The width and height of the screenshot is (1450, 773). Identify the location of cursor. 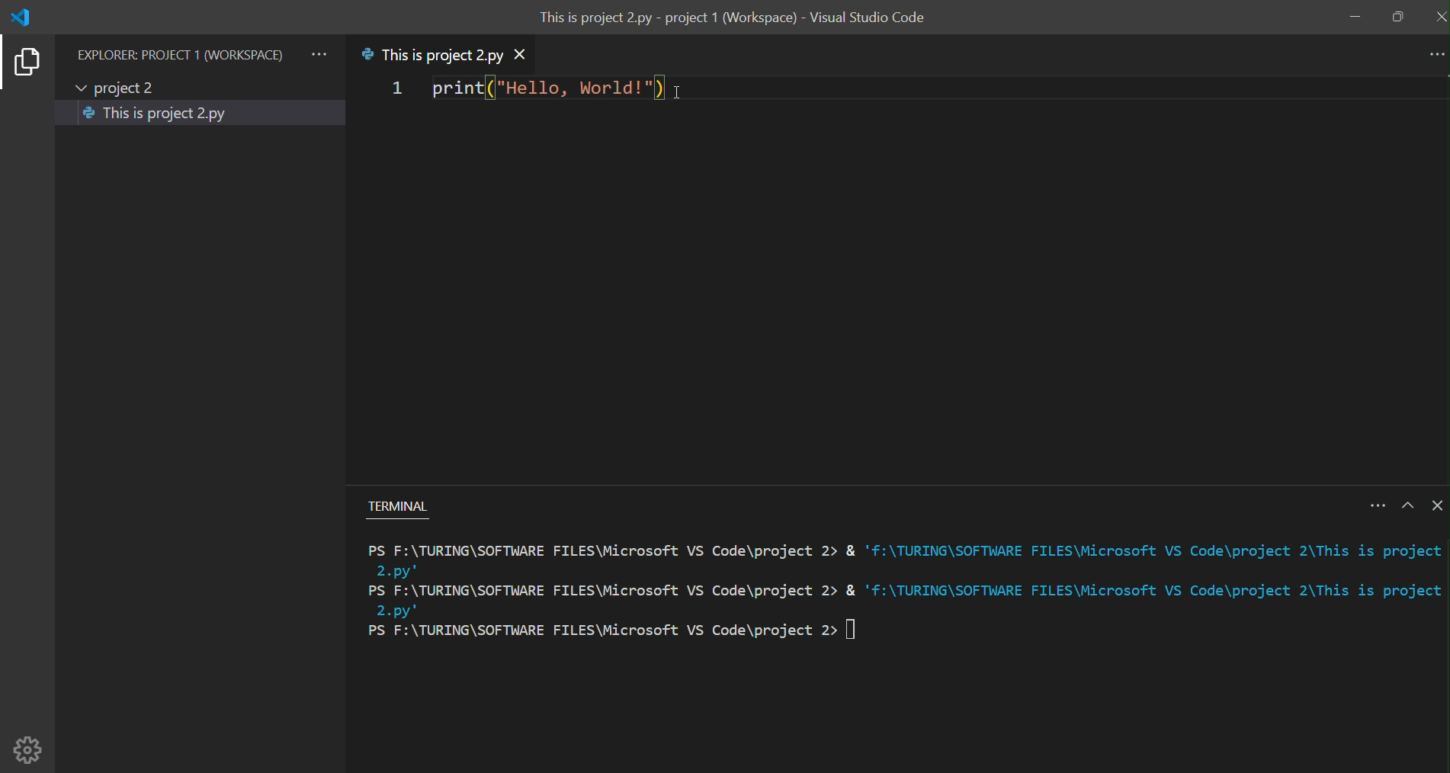
(680, 92).